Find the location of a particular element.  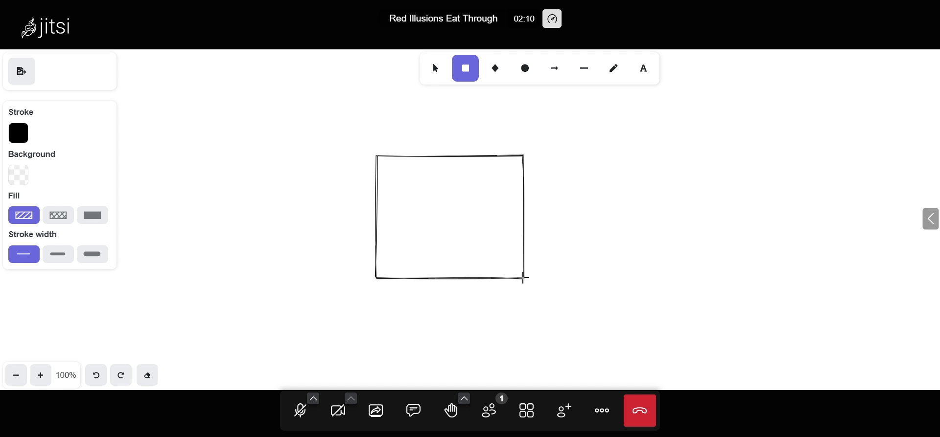

extra bold  is located at coordinates (92, 254).